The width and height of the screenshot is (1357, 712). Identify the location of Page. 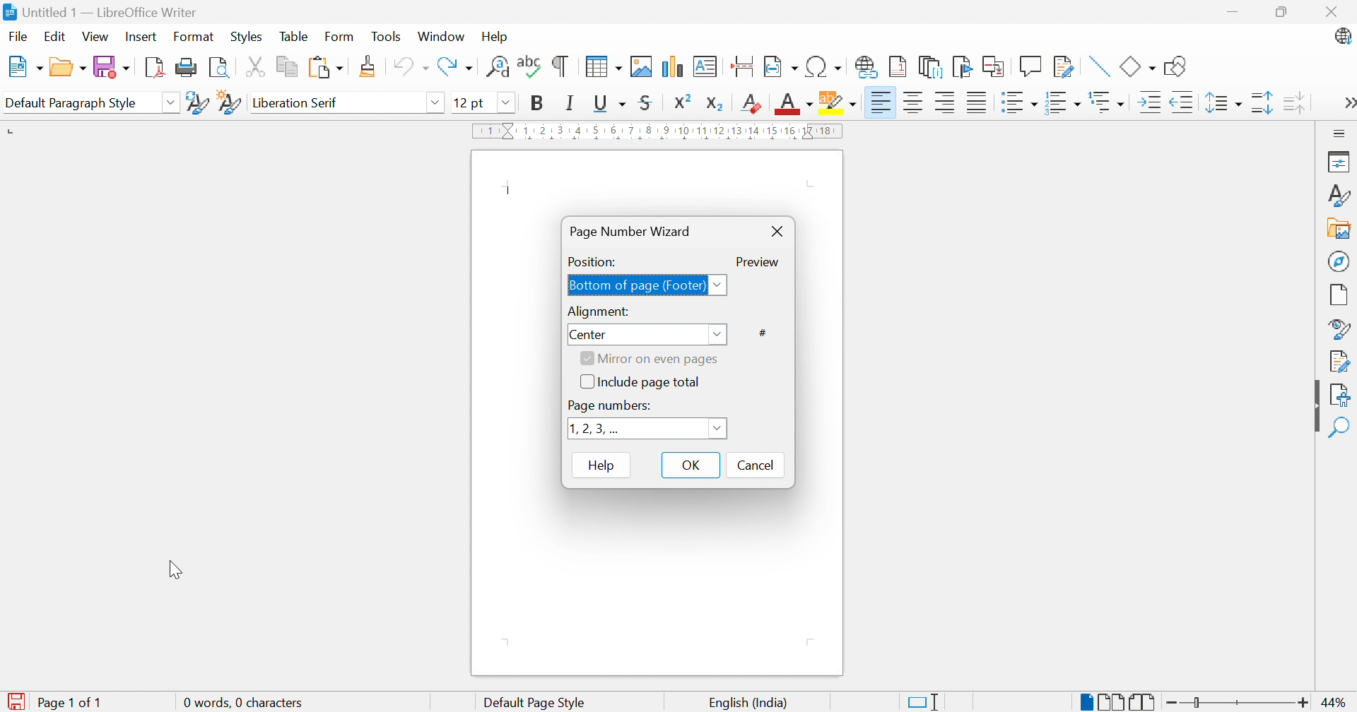
(1340, 295).